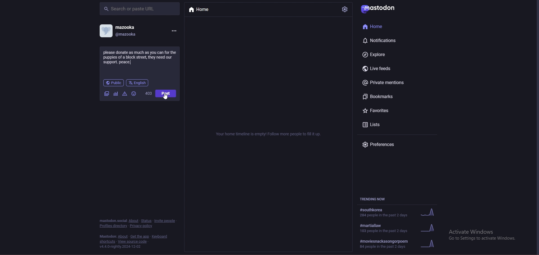 The width and height of the screenshot is (539, 255). What do you see at coordinates (122, 247) in the screenshot?
I see `version` at bounding box center [122, 247].